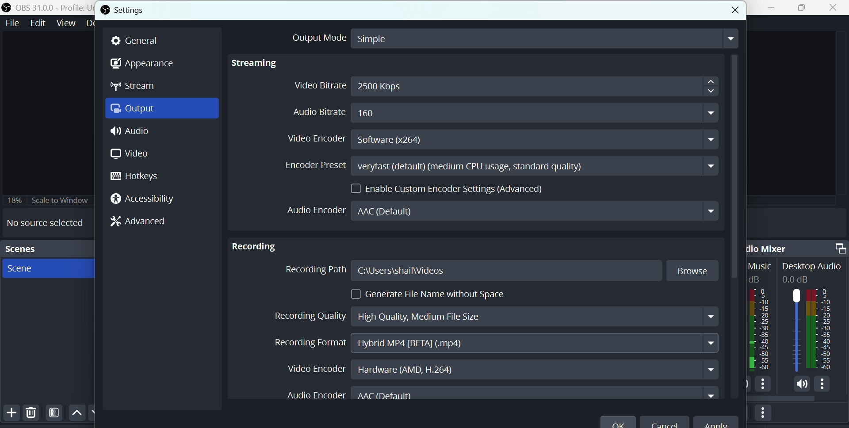 The width and height of the screenshot is (849, 428). Describe the element at coordinates (137, 177) in the screenshot. I see `hotkeys` at that location.